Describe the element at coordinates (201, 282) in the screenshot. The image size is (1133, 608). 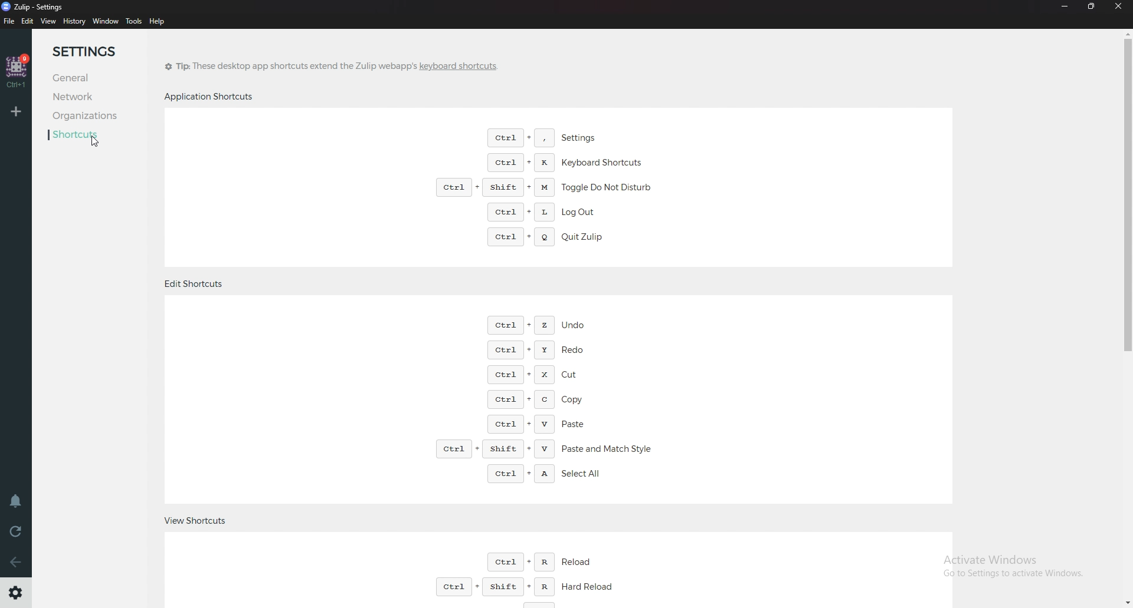
I see `edit shortcuts` at that location.